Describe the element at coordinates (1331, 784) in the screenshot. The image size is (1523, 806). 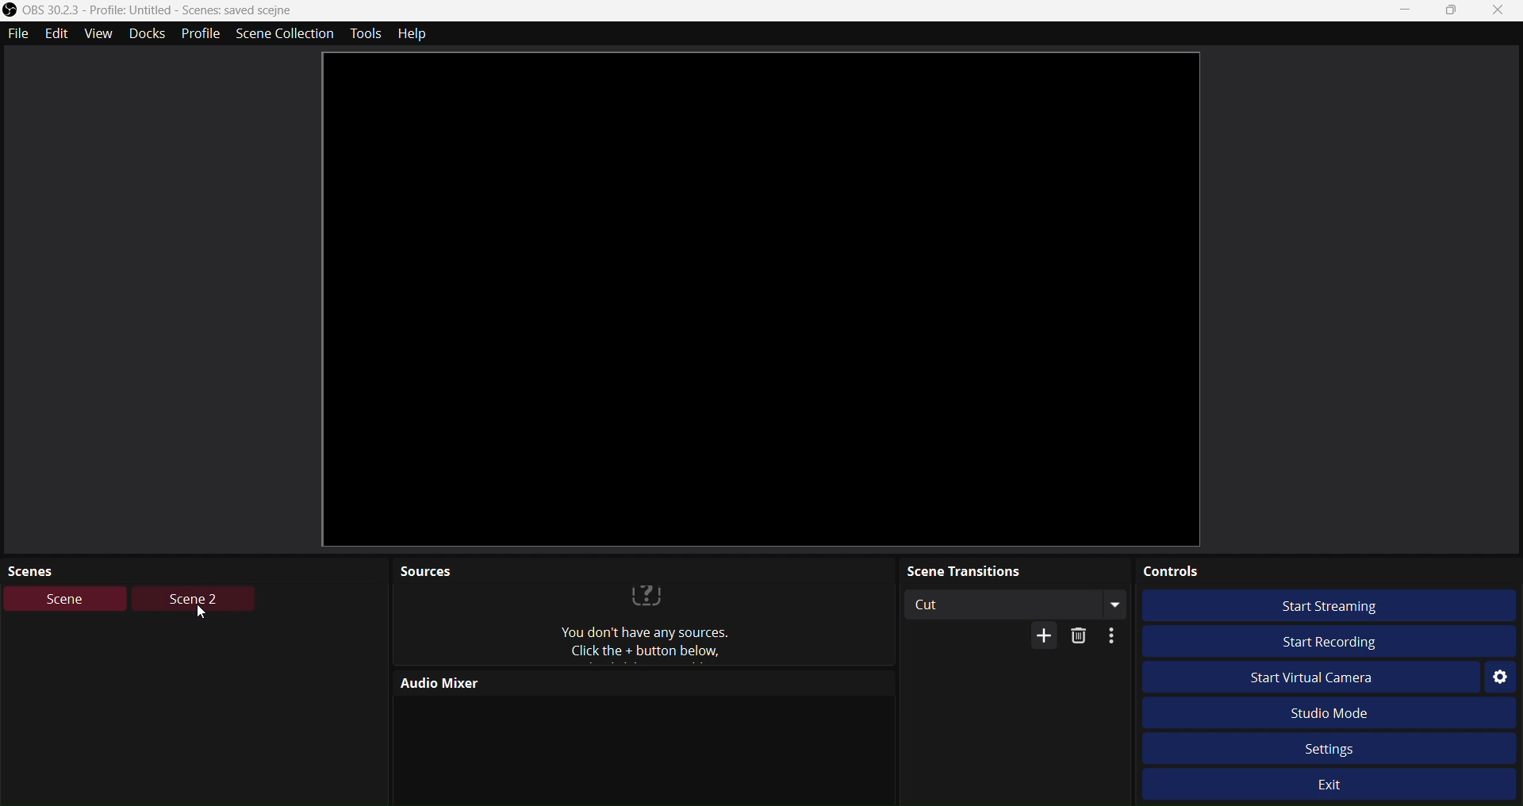
I see `Exit` at that location.